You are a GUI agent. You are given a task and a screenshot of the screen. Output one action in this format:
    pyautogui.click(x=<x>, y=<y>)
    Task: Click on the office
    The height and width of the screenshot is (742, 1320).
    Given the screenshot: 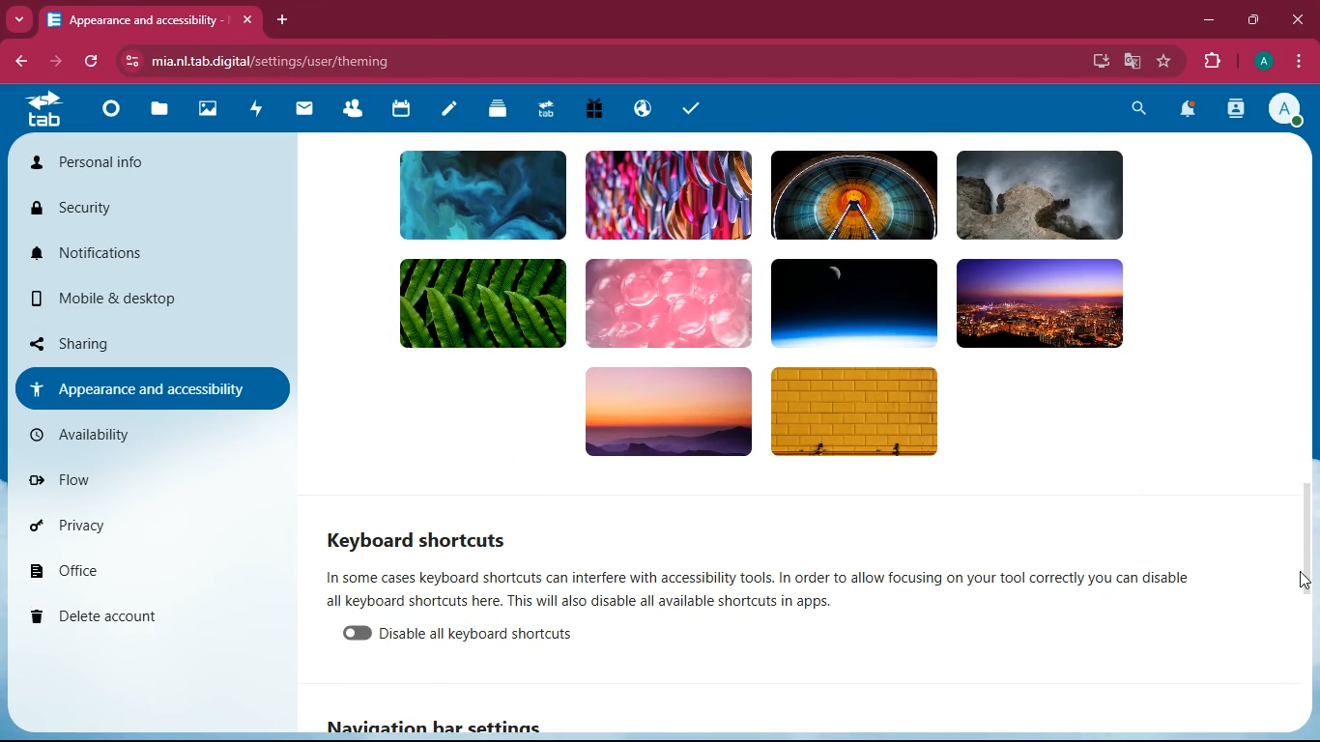 What is the action you would take?
    pyautogui.click(x=161, y=573)
    